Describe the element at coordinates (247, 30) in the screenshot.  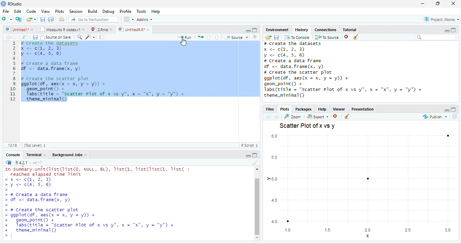
I see `Minimize` at that location.